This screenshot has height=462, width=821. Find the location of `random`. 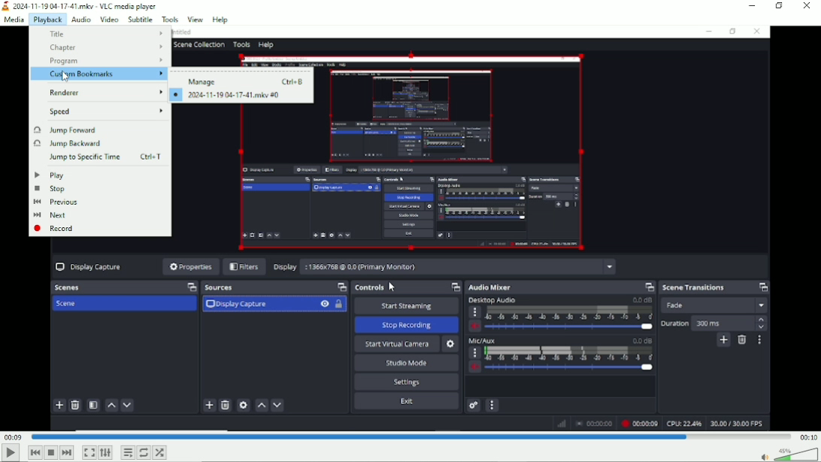

random is located at coordinates (159, 453).